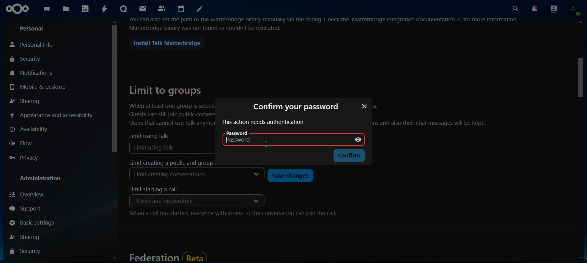 This screenshot has height=263, width=587. Describe the element at coordinates (294, 106) in the screenshot. I see `confirm password` at that location.